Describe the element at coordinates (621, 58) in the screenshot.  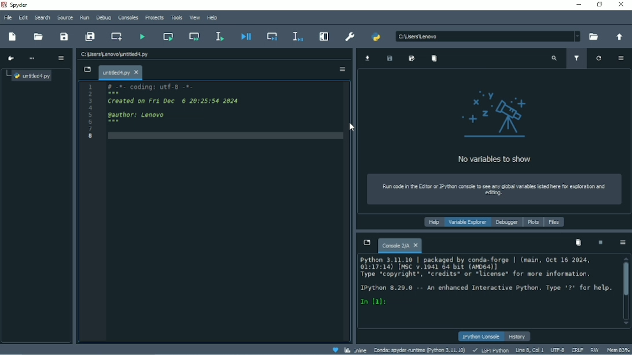
I see `Options` at that location.